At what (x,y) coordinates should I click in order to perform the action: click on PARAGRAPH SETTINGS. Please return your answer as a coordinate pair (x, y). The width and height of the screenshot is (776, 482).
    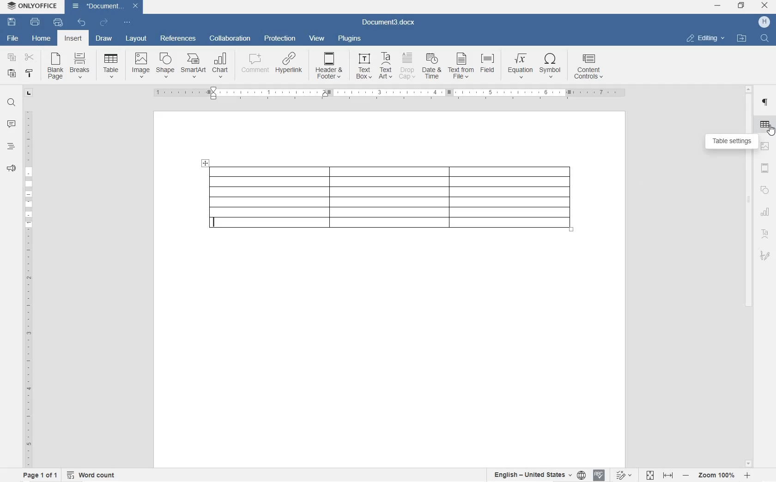
    Looking at the image, I should click on (765, 103).